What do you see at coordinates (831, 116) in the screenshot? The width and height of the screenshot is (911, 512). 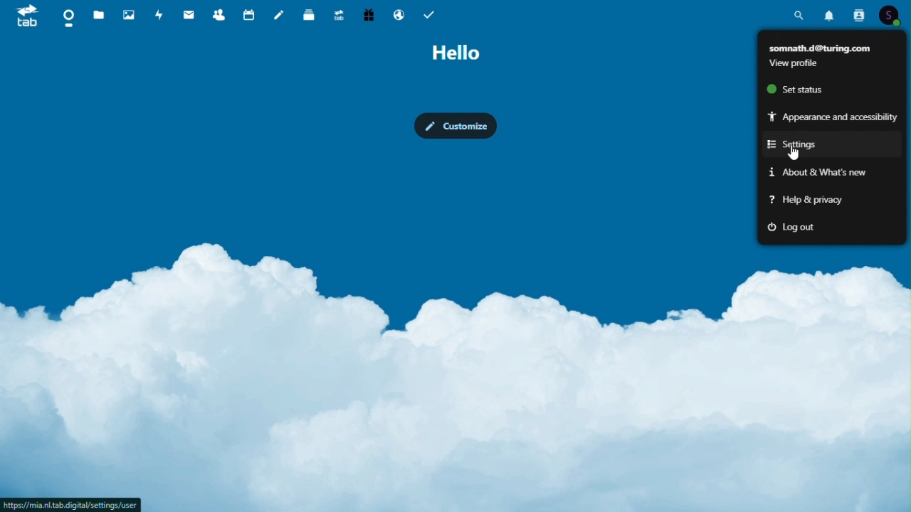 I see `appearance and accessibility` at bounding box center [831, 116].